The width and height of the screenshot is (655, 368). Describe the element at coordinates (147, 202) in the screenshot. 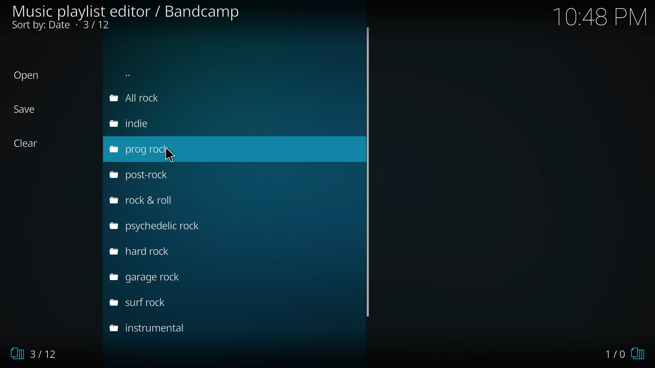

I see `rock and roll` at that location.